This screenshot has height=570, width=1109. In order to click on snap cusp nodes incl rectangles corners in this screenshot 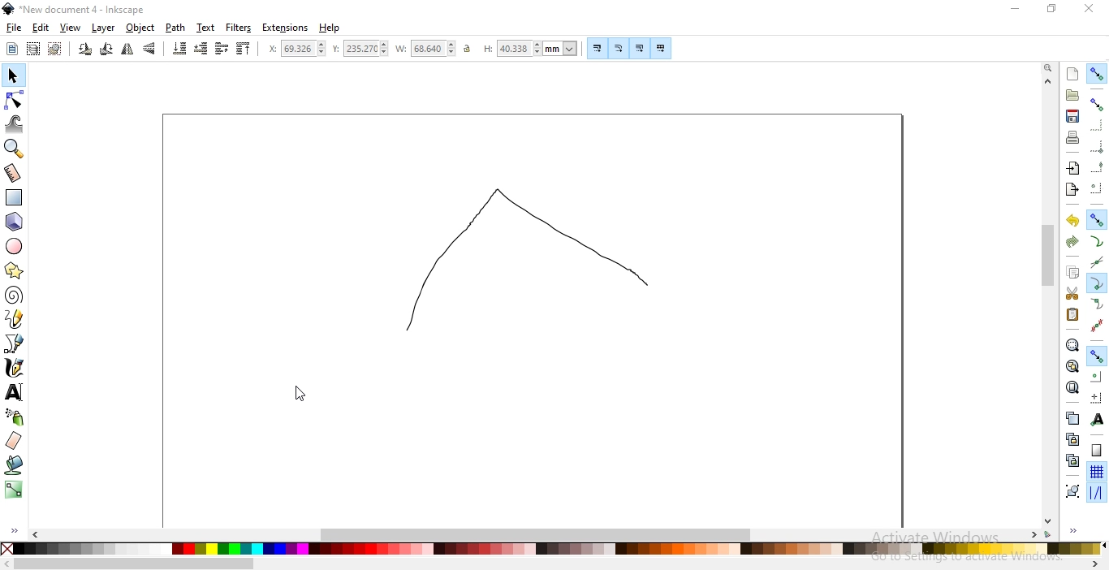, I will do `click(1096, 283)`.